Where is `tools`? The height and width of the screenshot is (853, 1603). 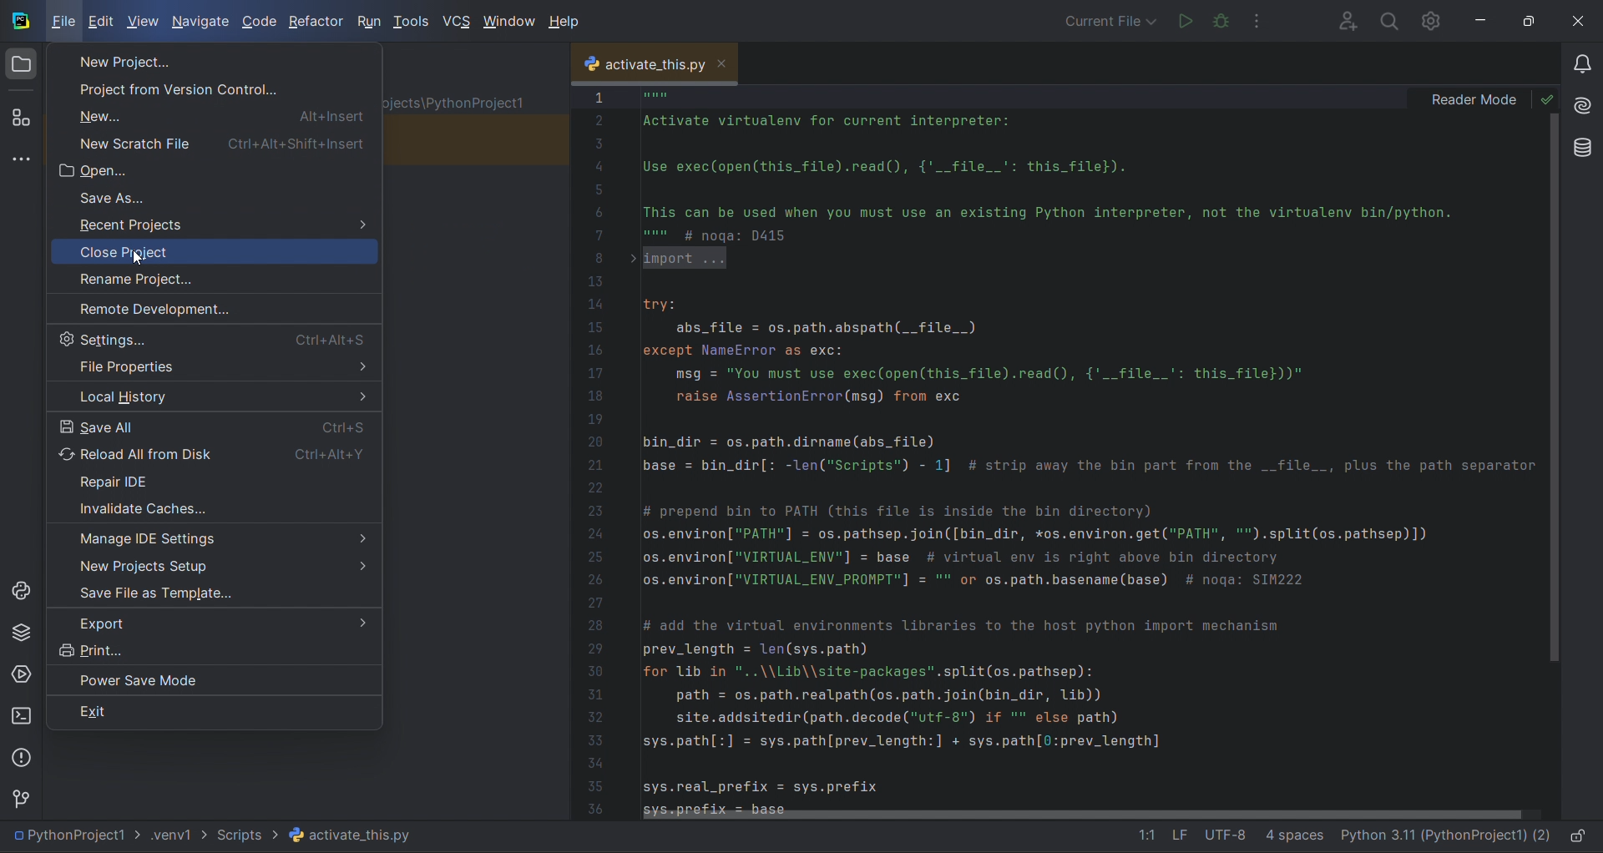 tools is located at coordinates (407, 21).